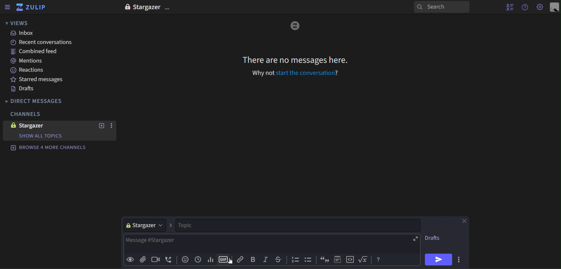 The height and width of the screenshot is (269, 561). I want to click on options, so click(168, 7).